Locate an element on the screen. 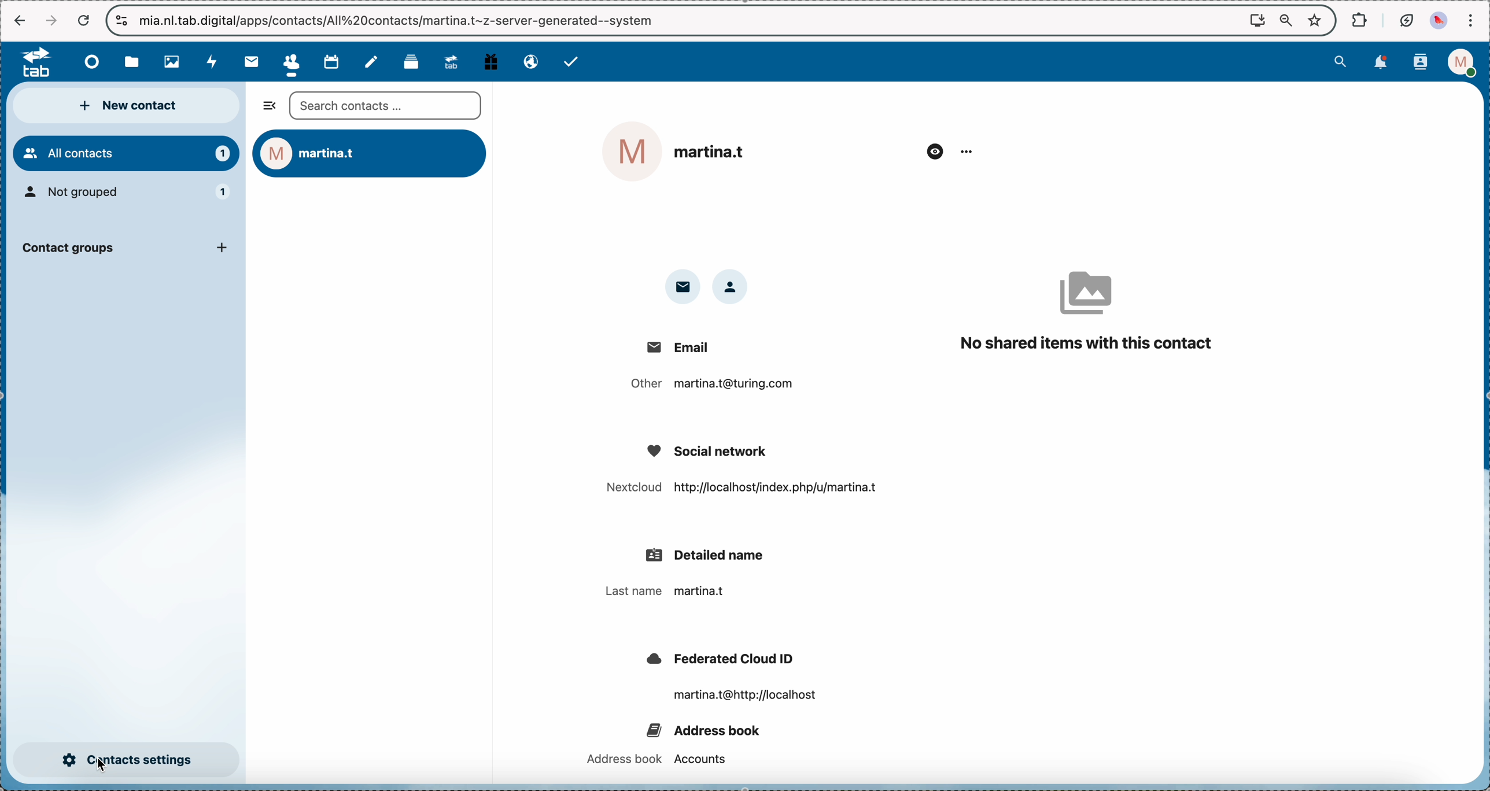  visible is located at coordinates (933, 149).